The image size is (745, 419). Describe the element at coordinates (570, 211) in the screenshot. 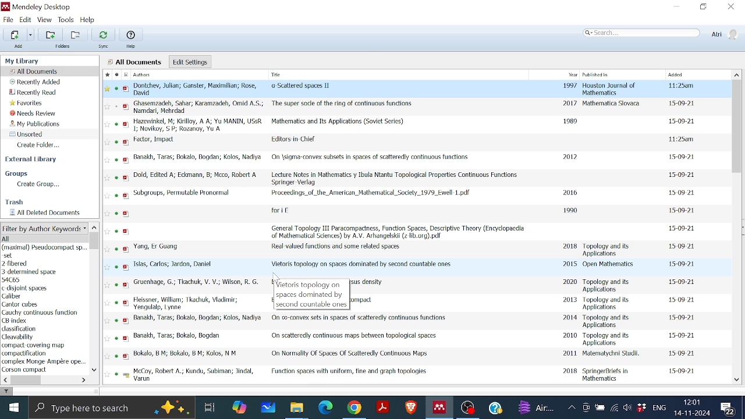

I see `1990` at that location.